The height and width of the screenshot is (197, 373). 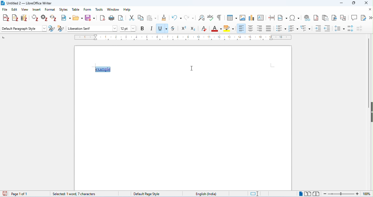 What do you see at coordinates (5, 10) in the screenshot?
I see `file` at bounding box center [5, 10].